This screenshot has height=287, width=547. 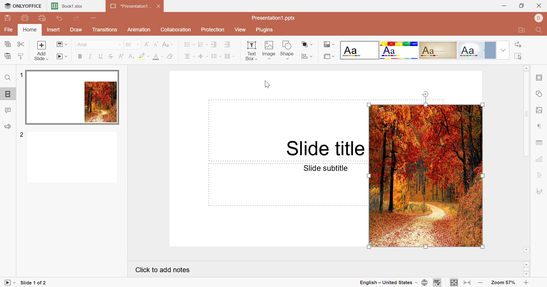 I want to click on Find, so click(x=539, y=32).